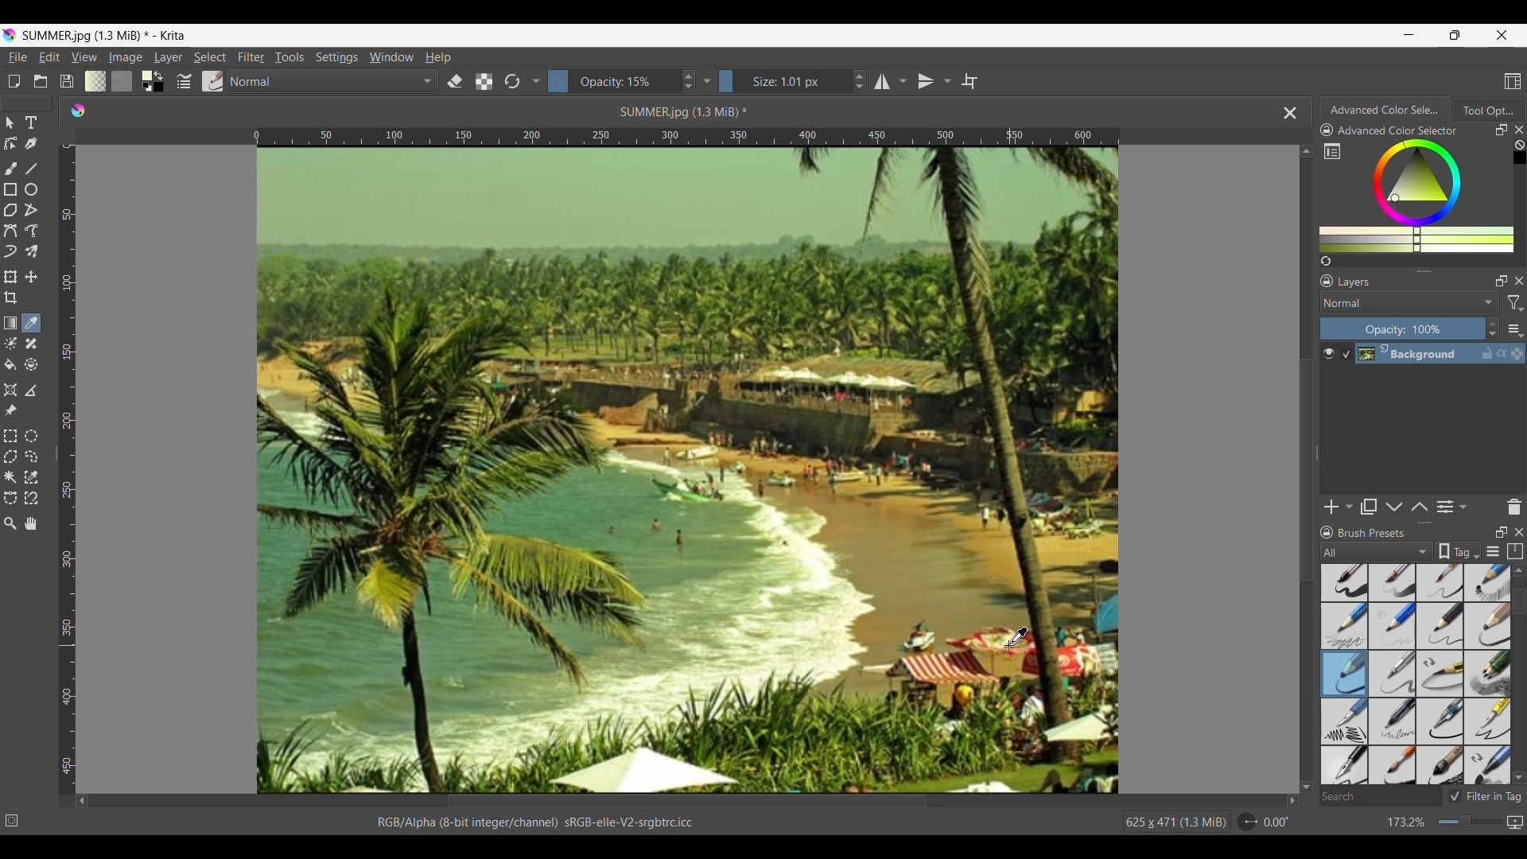  I want to click on Tools menu, so click(289, 56).